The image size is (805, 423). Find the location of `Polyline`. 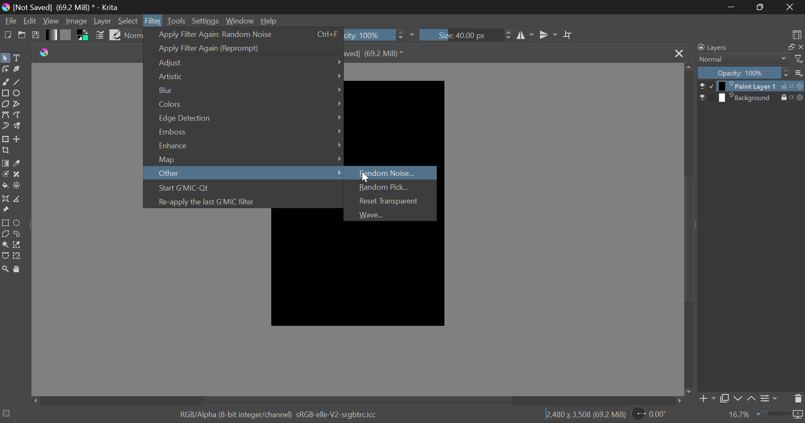

Polyline is located at coordinates (18, 104).